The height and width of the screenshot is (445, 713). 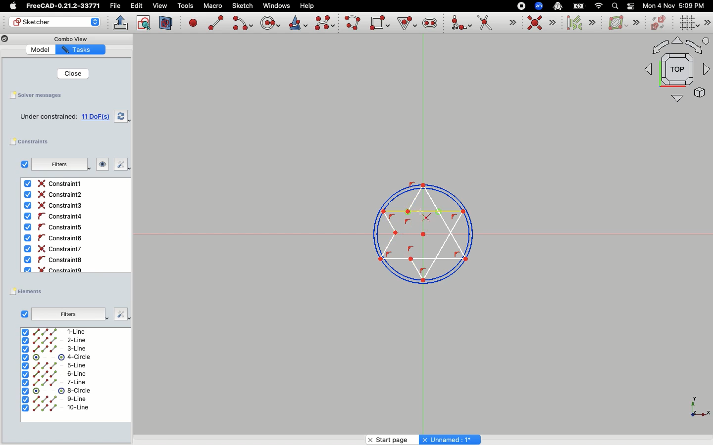 I want to click on 1-Line, so click(x=58, y=332).